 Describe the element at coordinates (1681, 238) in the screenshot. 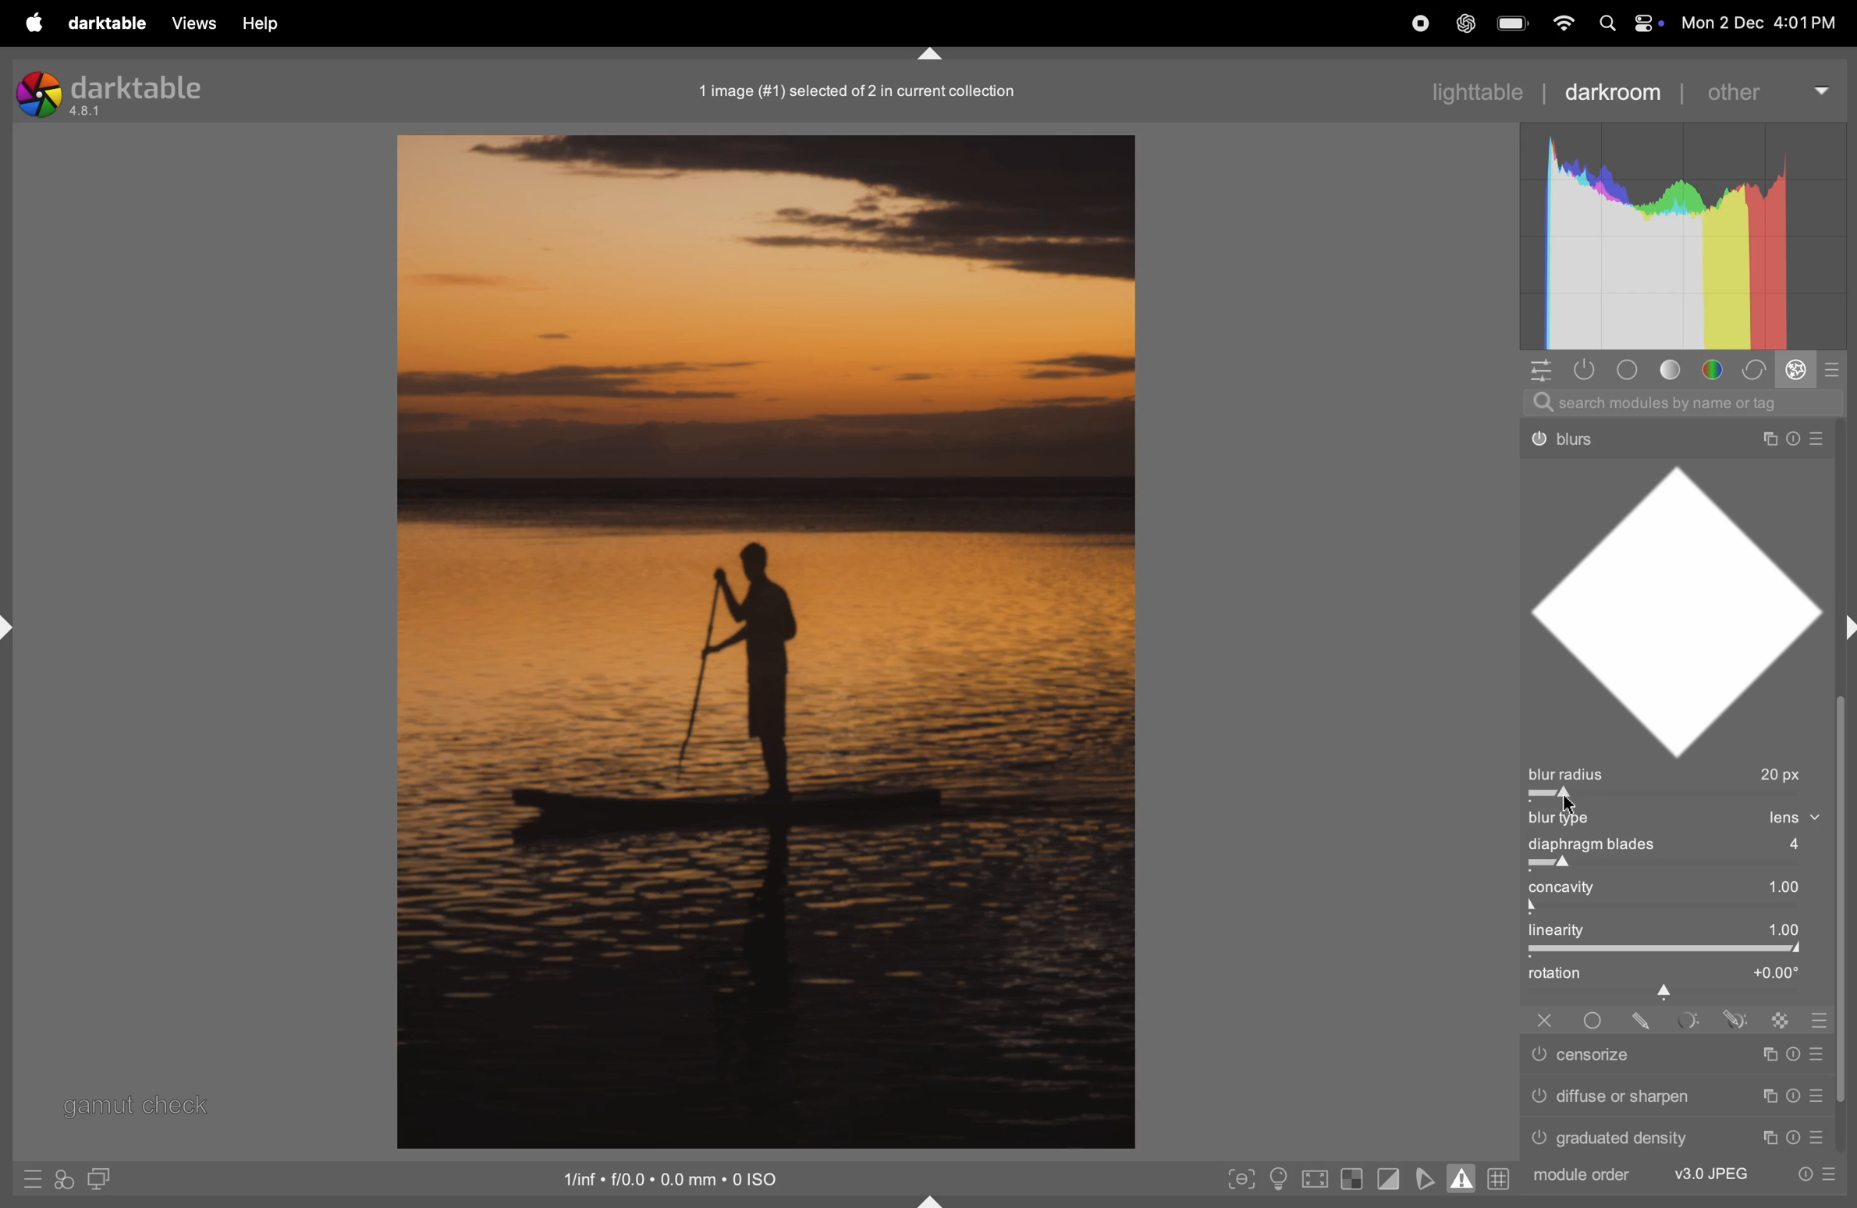

I see `histogram` at that location.